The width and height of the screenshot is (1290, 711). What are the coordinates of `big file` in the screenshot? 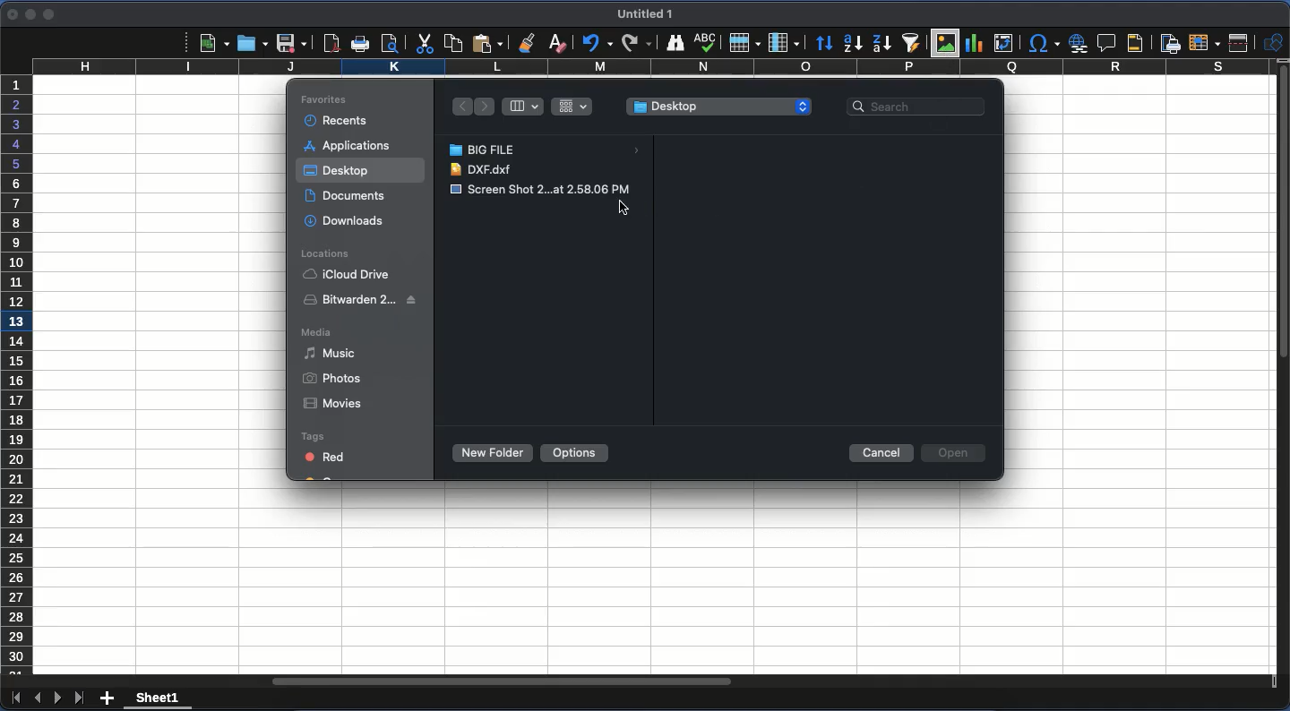 It's located at (549, 150).